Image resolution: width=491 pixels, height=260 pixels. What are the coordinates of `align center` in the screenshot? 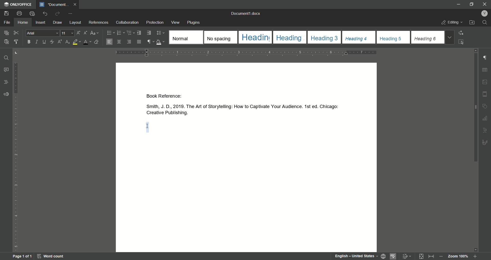 It's located at (119, 41).